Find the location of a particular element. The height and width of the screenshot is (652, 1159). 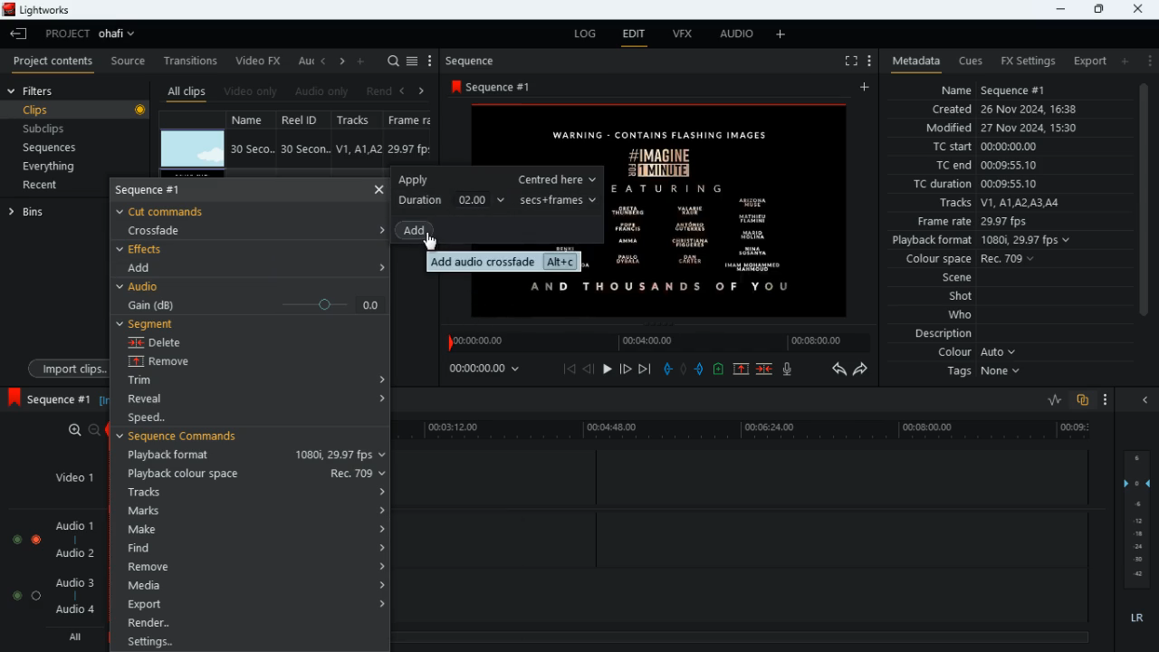

back is located at coordinates (589, 369).